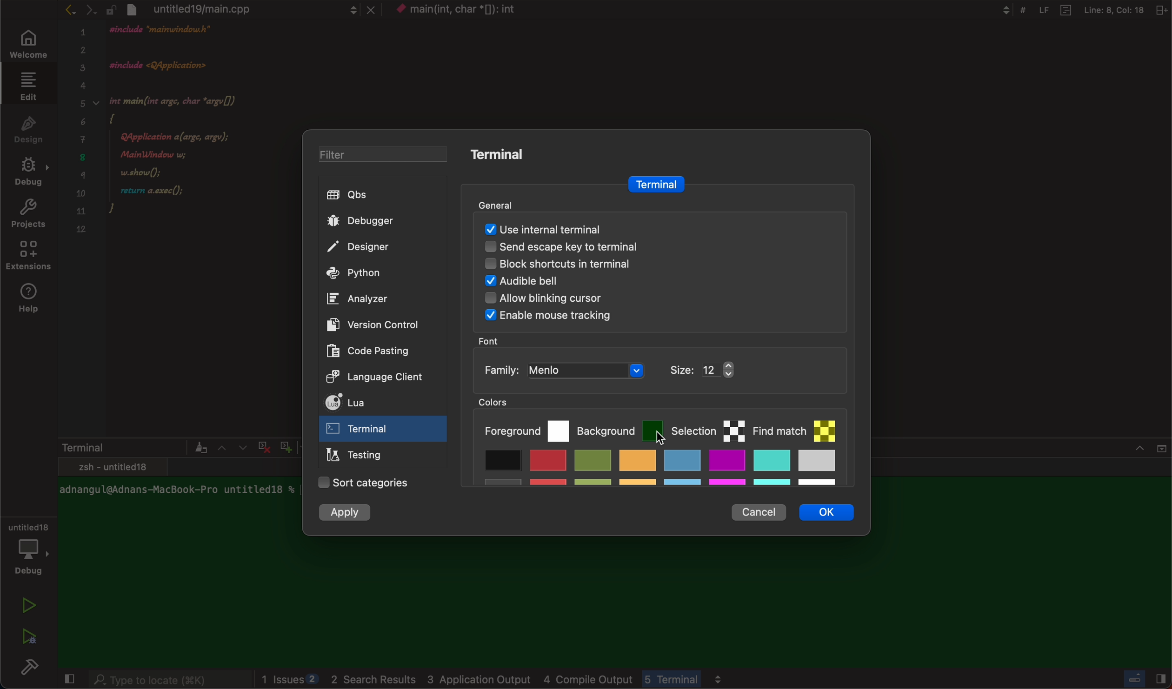 This screenshot has width=1172, height=689. What do you see at coordinates (647, 318) in the screenshot?
I see `enable tracking` at bounding box center [647, 318].